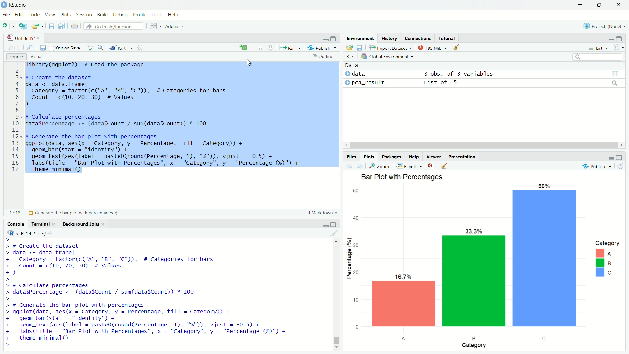 This screenshot has width=629, height=354. I want to click on maximize, so click(334, 38).